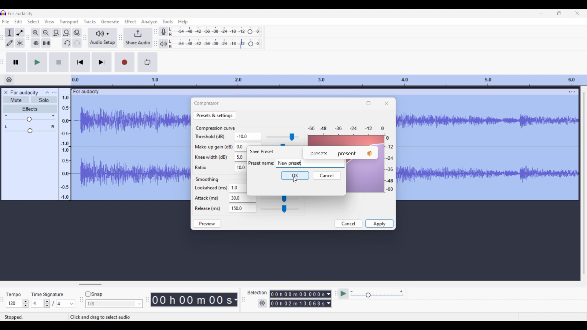  Describe the element at coordinates (235, 300) in the screenshot. I see `Duration measurement` at that location.